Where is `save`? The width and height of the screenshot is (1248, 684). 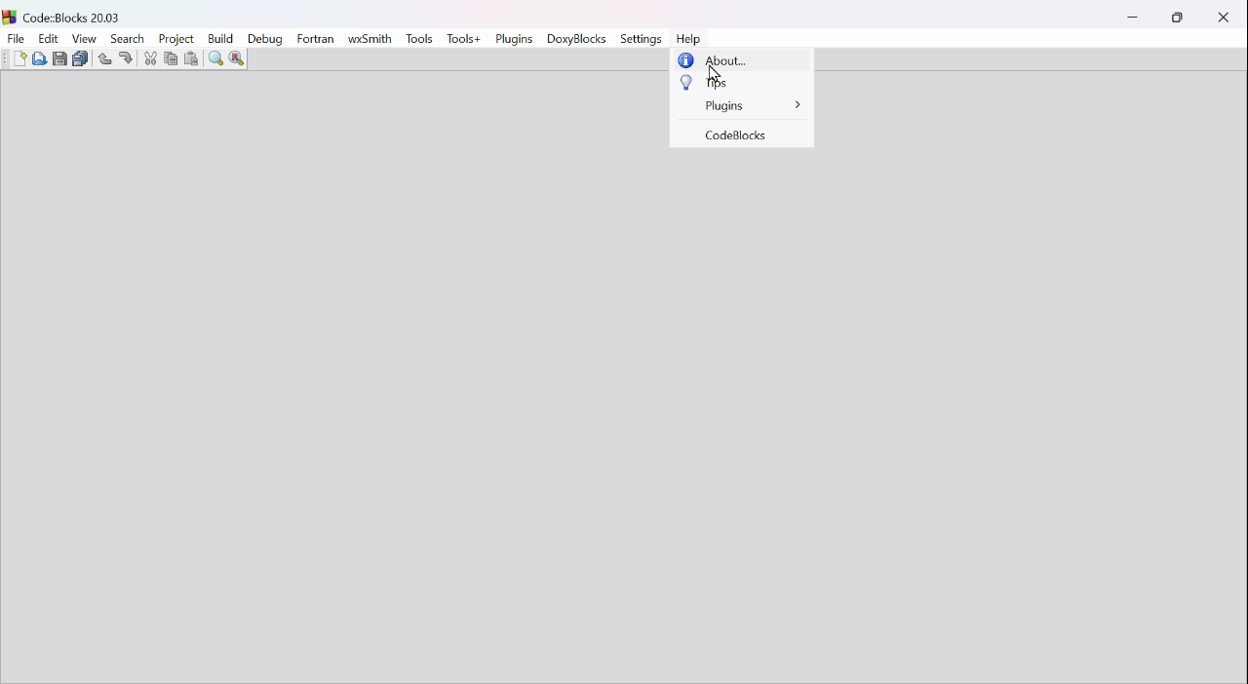
save is located at coordinates (57, 57).